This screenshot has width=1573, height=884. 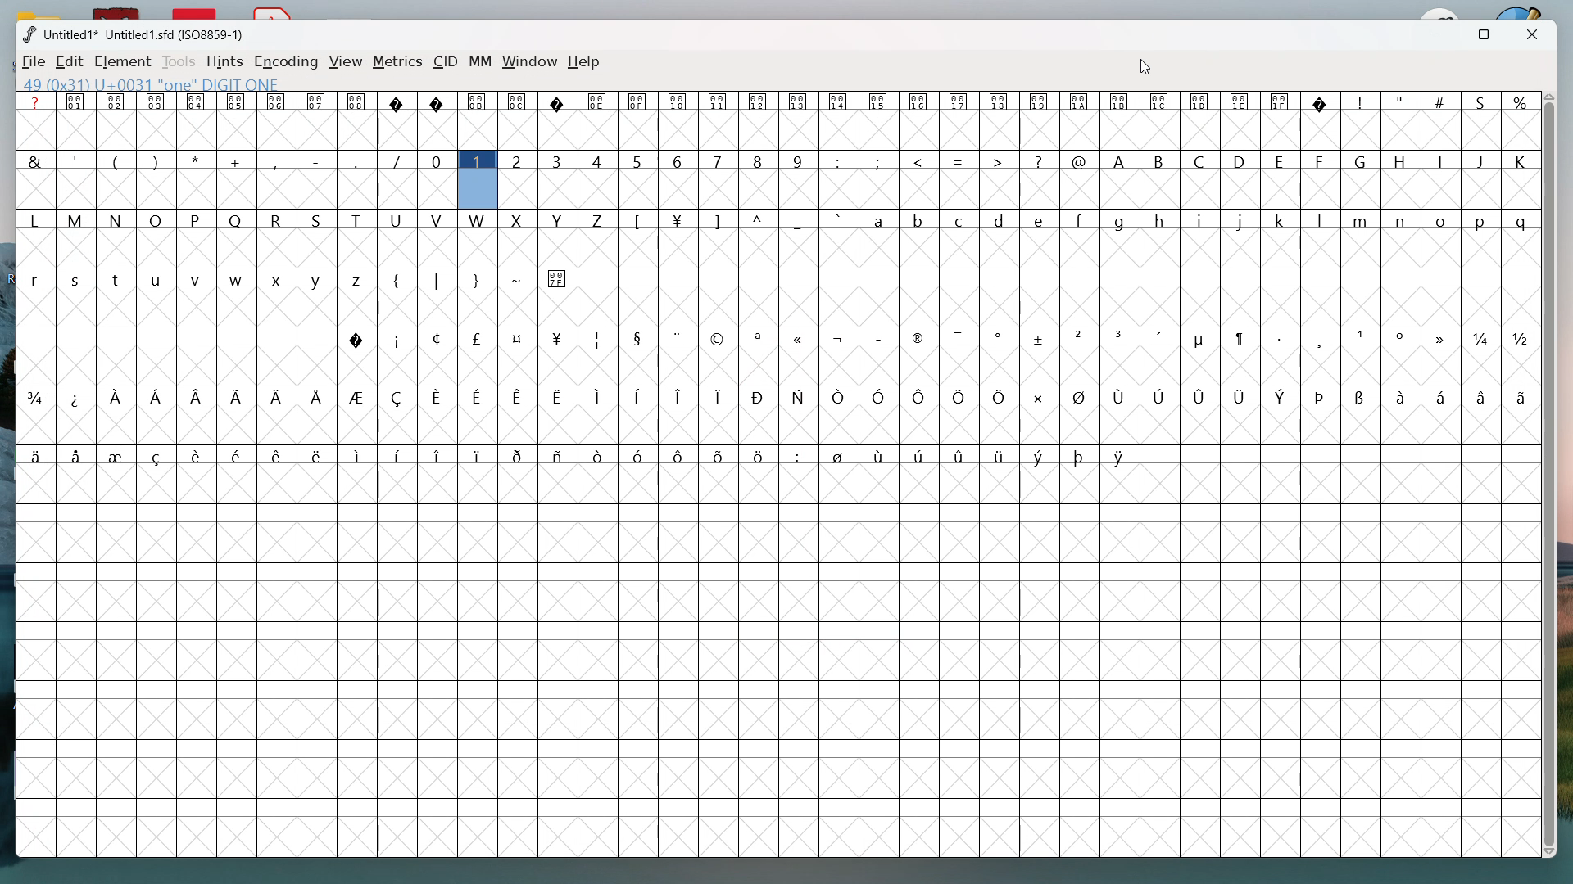 What do you see at coordinates (759, 101) in the screenshot?
I see `symbol` at bounding box center [759, 101].